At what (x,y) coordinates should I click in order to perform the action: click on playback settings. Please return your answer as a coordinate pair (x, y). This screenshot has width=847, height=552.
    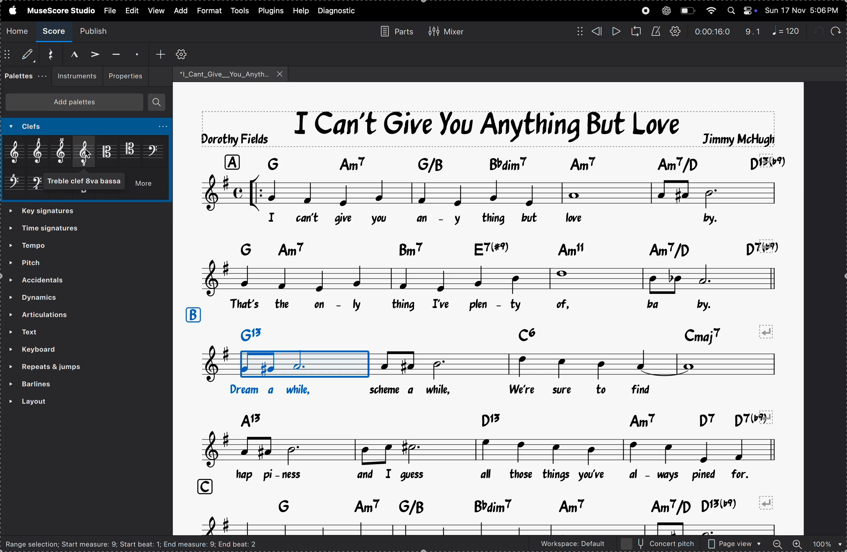
    Looking at the image, I should click on (676, 32).